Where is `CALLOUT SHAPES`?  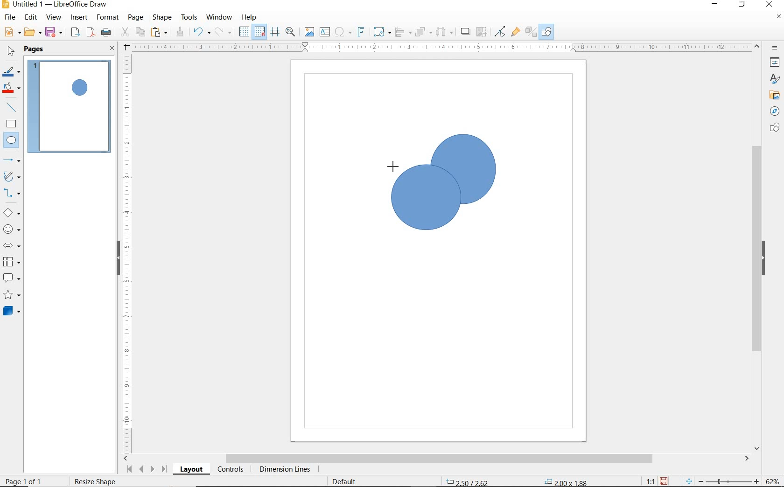
CALLOUT SHAPES is located at coordinates (11, 278).